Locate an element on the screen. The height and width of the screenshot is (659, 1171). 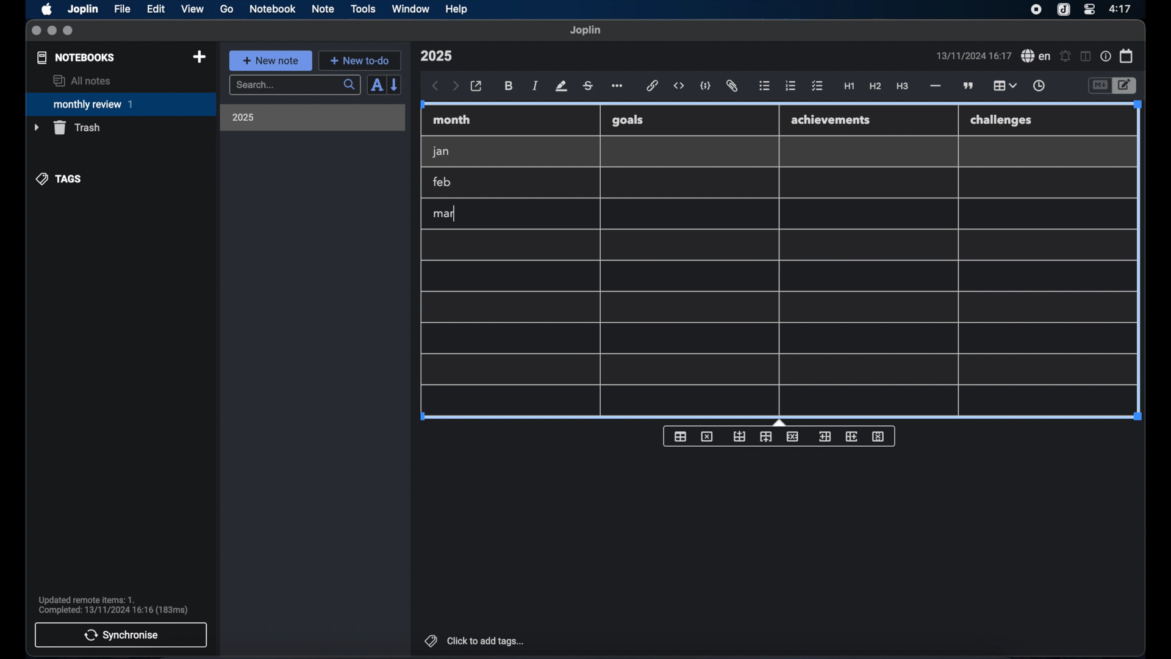
sync notification is located at coordinates (113, 605).